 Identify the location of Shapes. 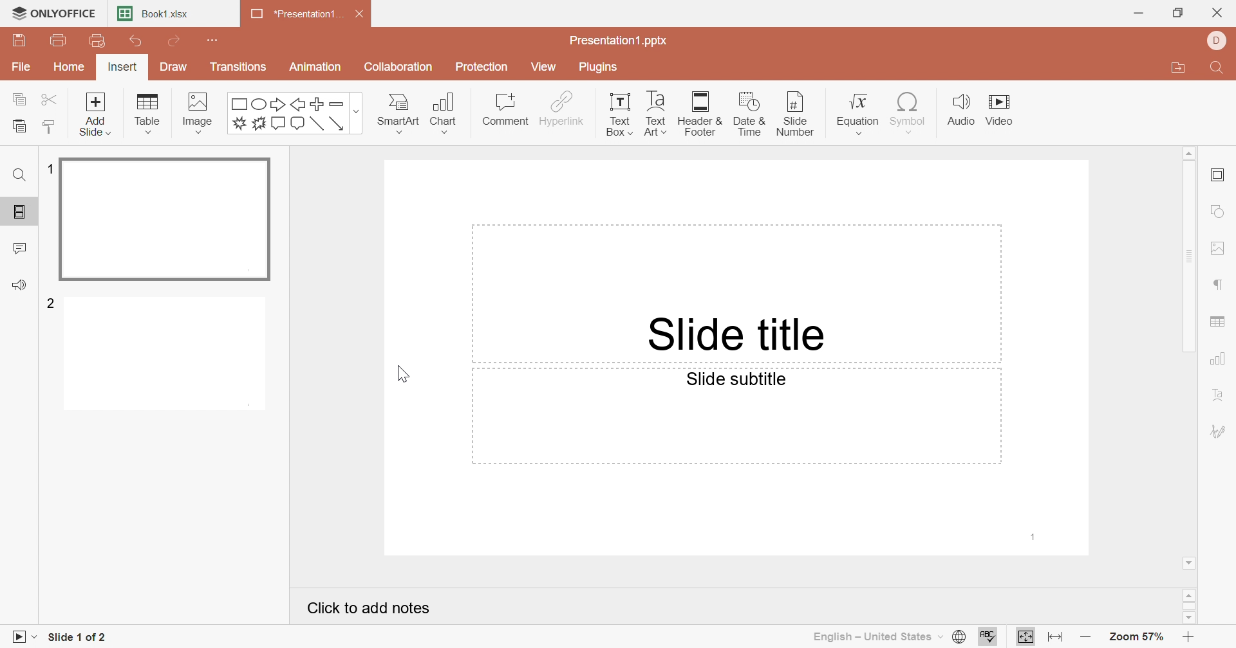
(296, 113).